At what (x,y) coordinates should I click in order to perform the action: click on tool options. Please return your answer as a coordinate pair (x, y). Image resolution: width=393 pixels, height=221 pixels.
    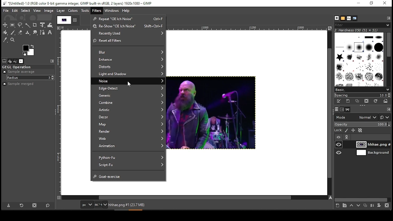
    Looking at the image, I should click on (4, 61).